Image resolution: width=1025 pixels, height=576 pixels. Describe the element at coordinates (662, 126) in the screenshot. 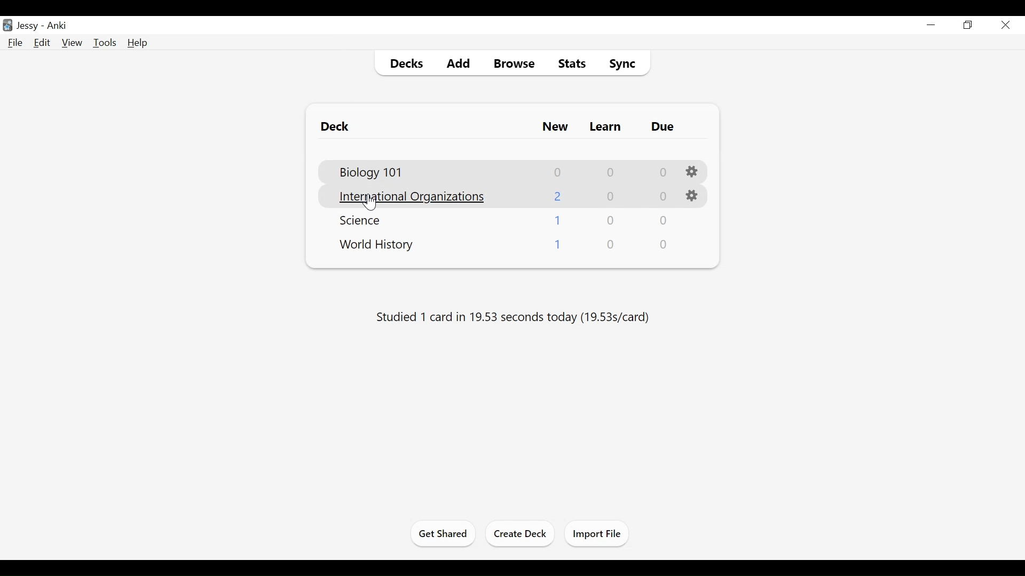

I see `Due` at that location.